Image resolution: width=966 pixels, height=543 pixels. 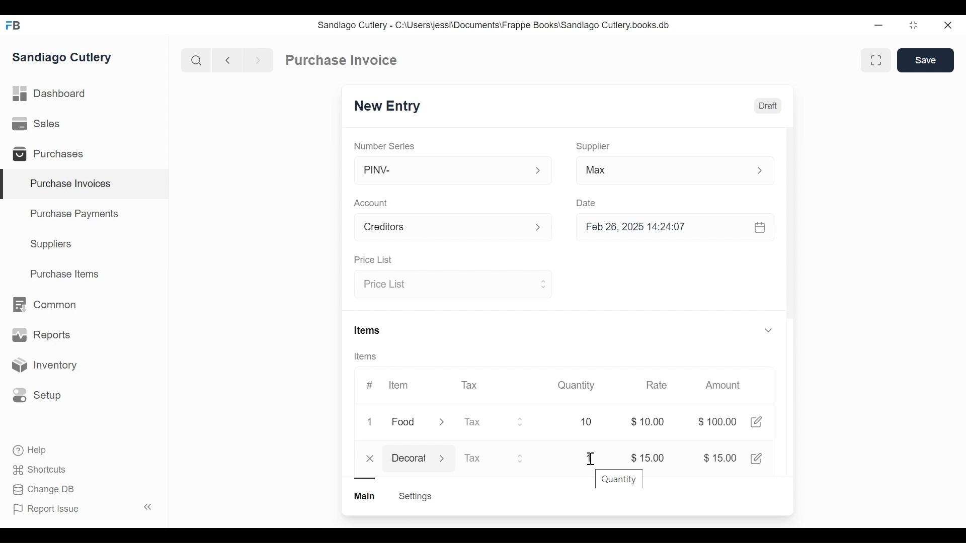 What do you see at coordinates (648, 458) in the screenshot?
I see `$15.00` at bounding box center [648, 458].